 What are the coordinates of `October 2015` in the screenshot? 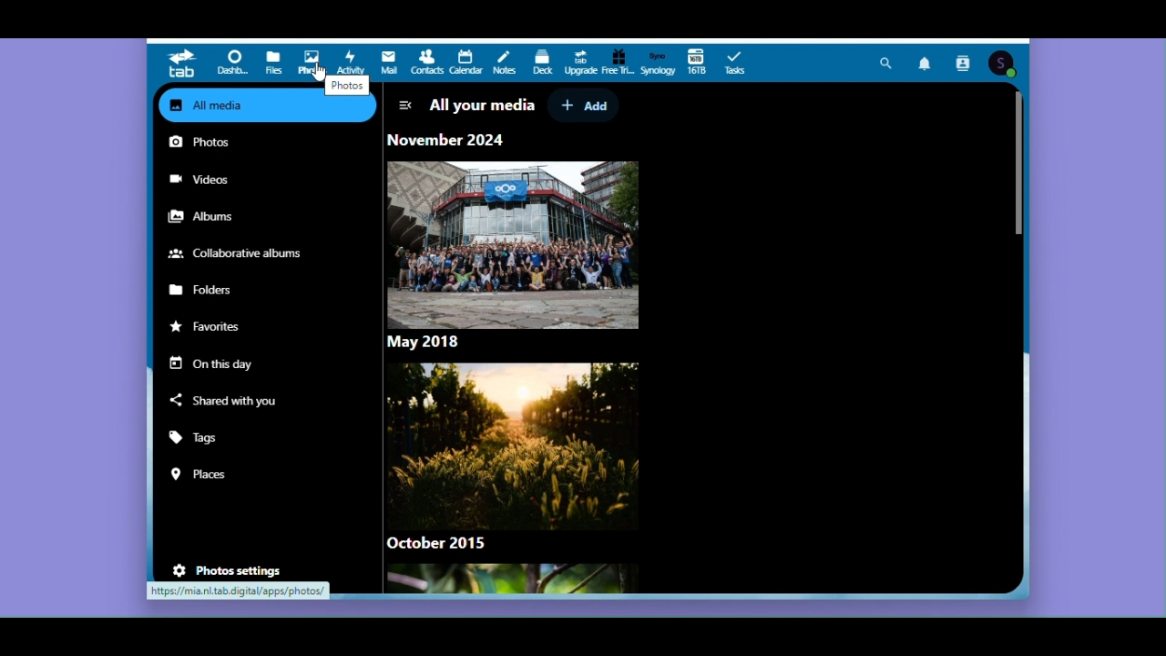 It's located at (445, 543).